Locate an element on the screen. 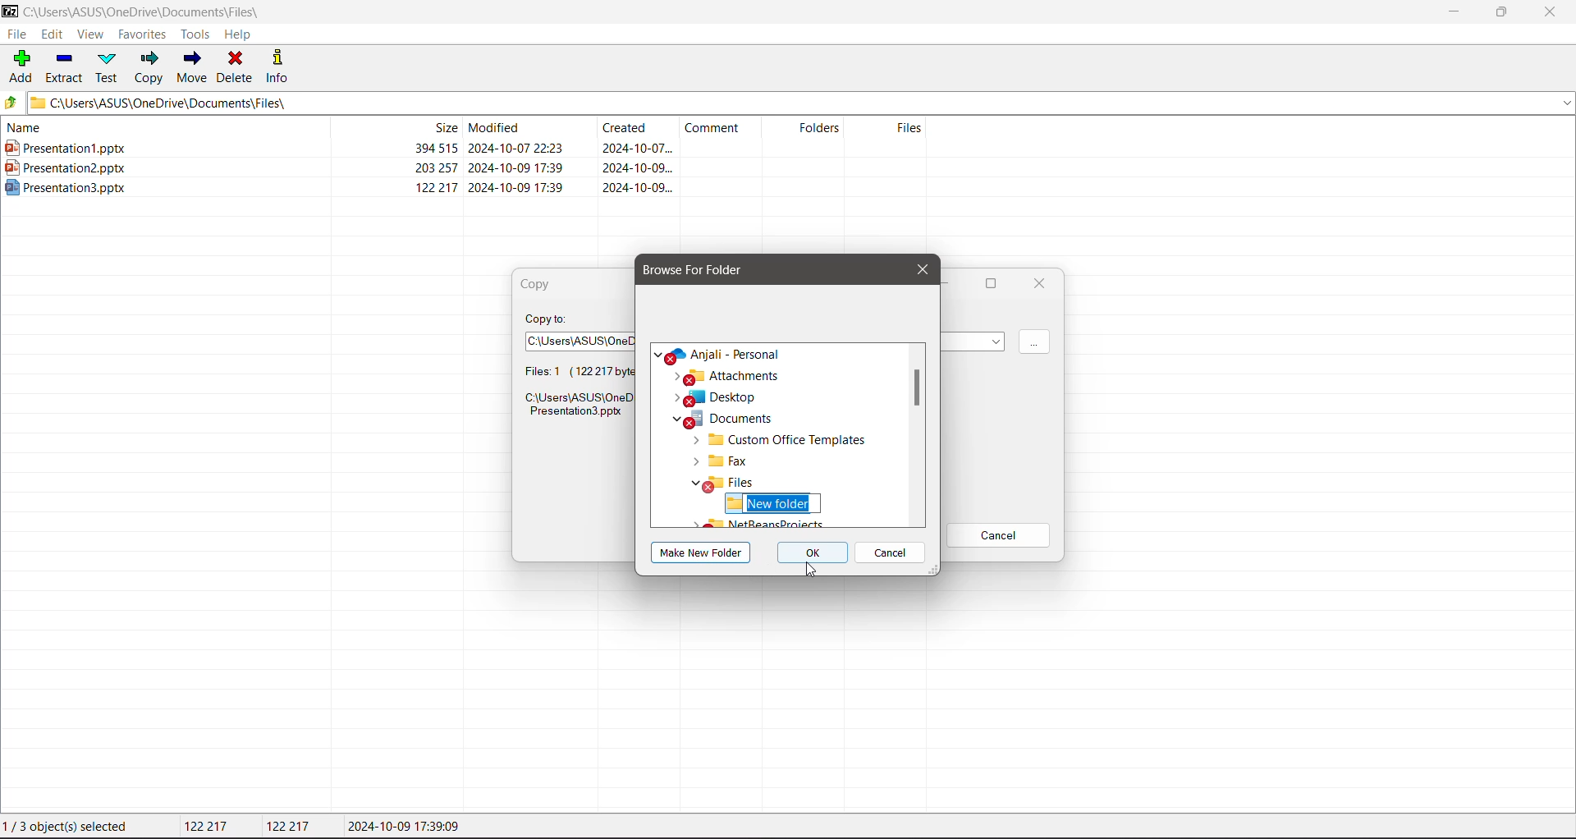 Image resolution: width=1576 pixels, height=839 pixels. Gallery is located at coordinates (700, 353).